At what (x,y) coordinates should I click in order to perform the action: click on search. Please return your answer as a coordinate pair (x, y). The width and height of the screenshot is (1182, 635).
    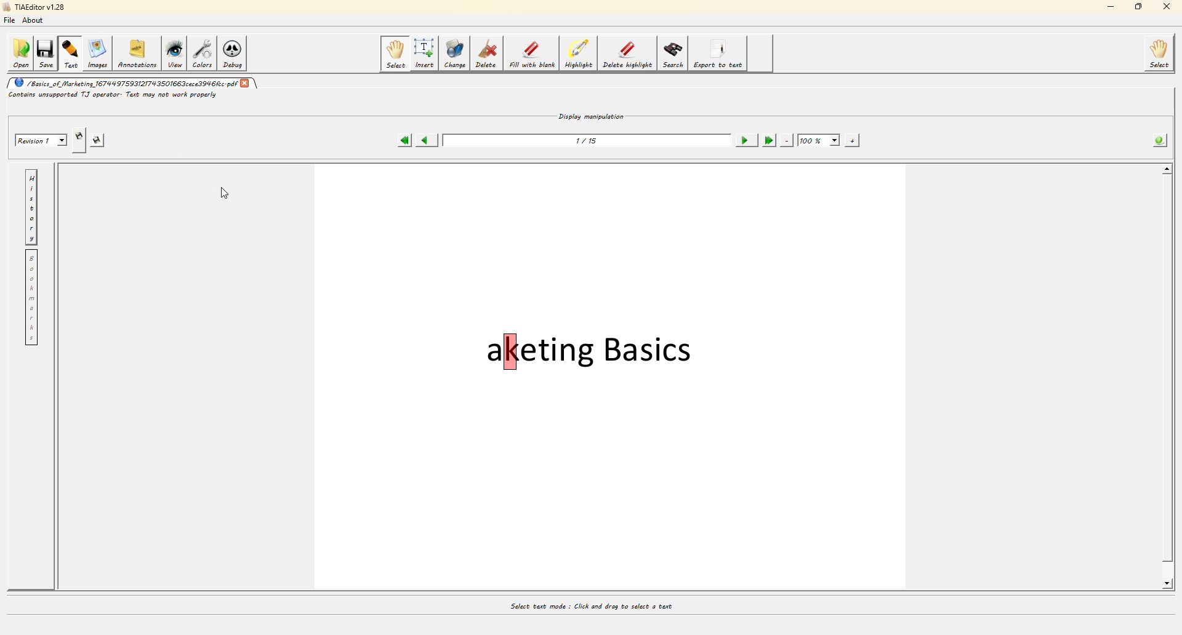
    Looking at the image, I should click on (673, 54).